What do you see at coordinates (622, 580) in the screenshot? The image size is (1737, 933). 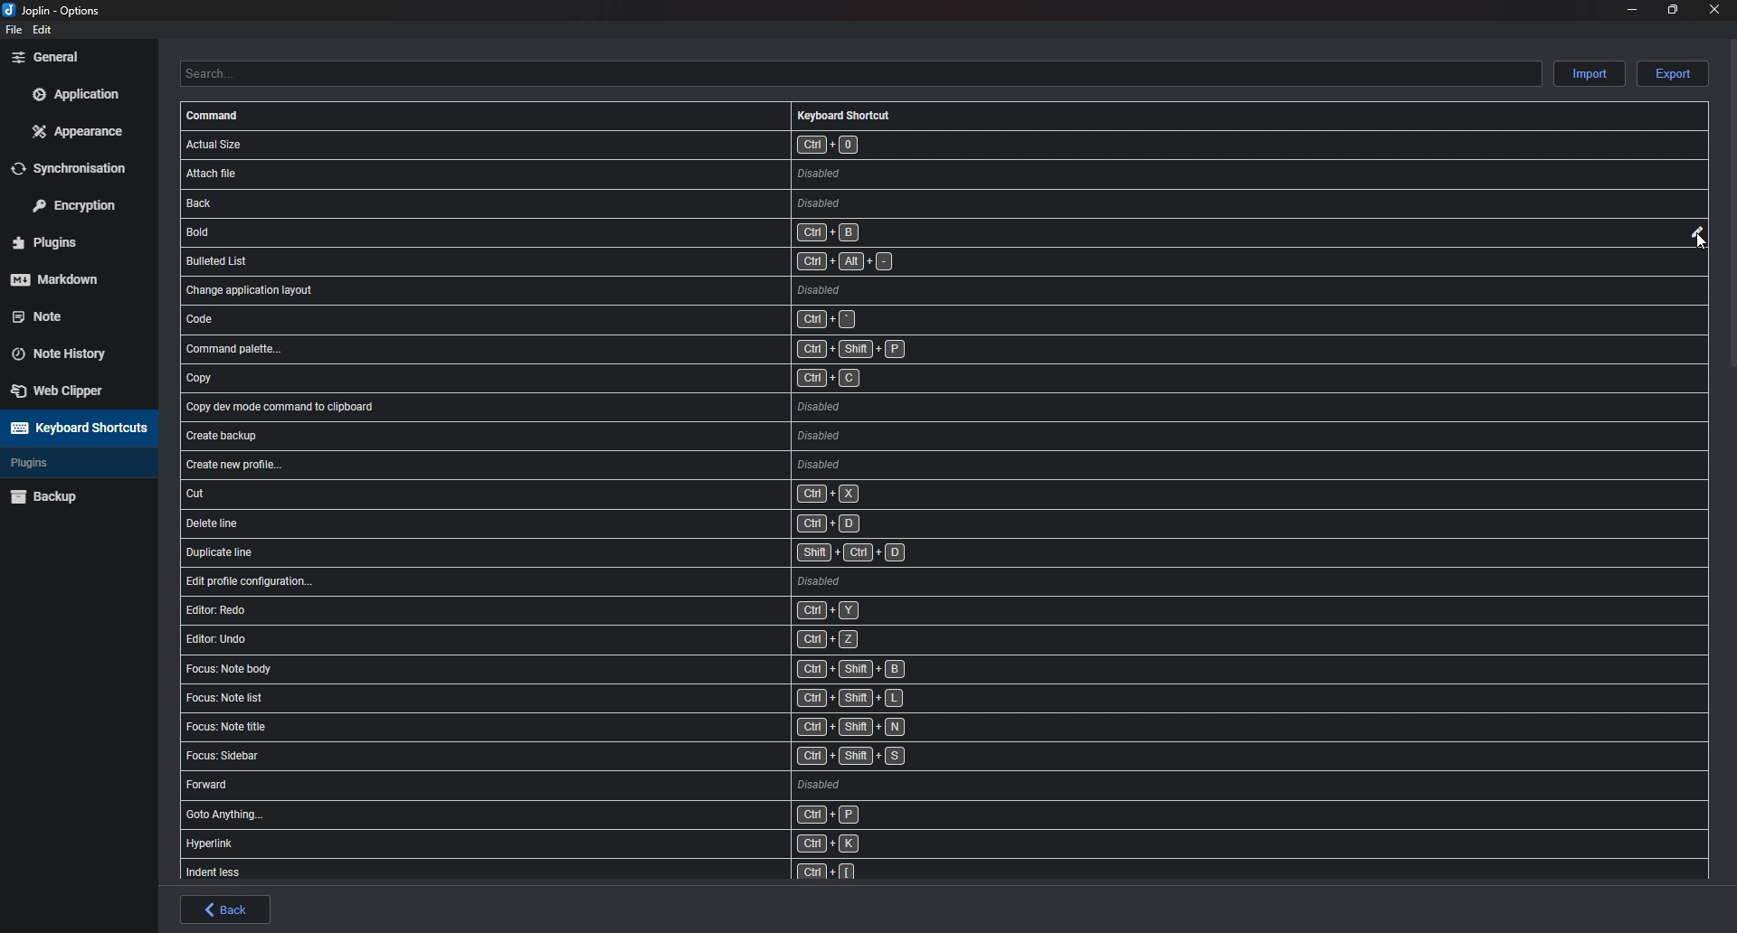 I see `shortcut` at bounding box center [622, 580].